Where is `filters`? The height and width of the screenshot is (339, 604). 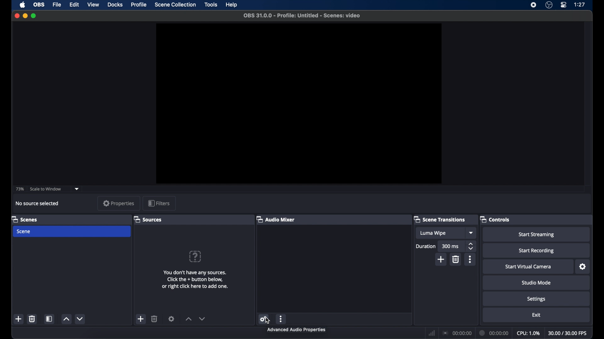
filters is located at coordinates (159, 203).